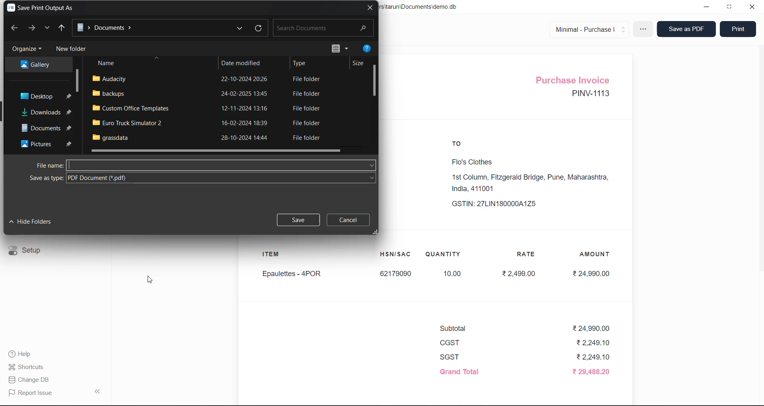  What do you see at coordinates (738, 27) in the screenshot?
I see `Print` at bounding box center [738, 27].